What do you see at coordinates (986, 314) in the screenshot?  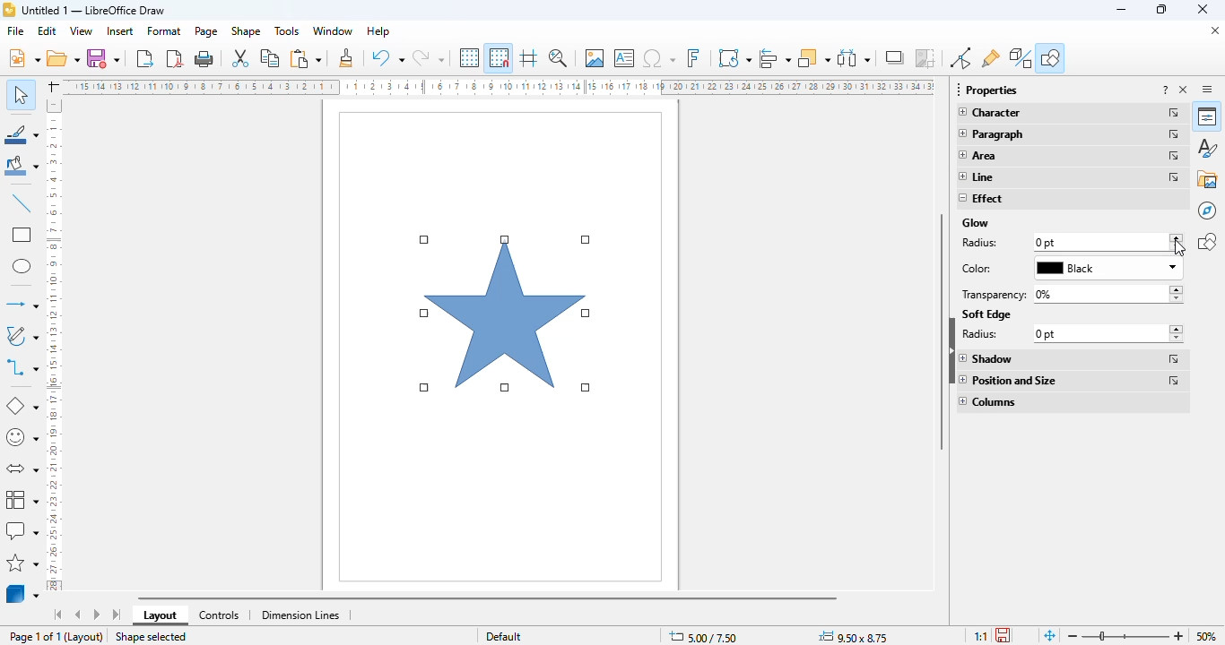 I see `soft edge` at bounding box center [986, 314].